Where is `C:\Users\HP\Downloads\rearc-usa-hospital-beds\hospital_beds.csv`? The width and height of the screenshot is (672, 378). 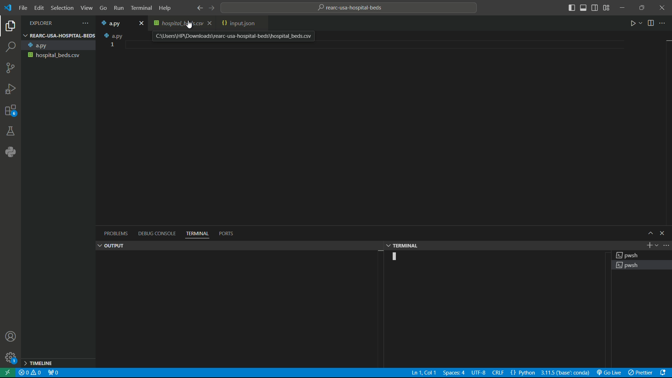
C:\Users\HP\Downloads\rearc-usa-hospital-beds\hospital_beds.csv is located at coordinates (234, 36).